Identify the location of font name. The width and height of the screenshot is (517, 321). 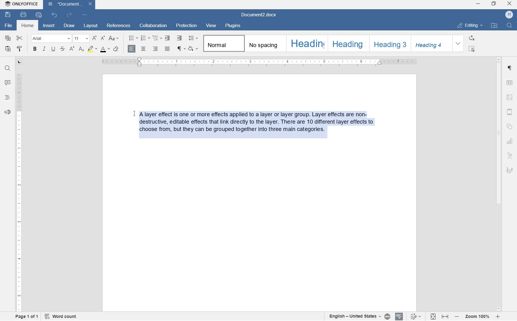
(50, 39).